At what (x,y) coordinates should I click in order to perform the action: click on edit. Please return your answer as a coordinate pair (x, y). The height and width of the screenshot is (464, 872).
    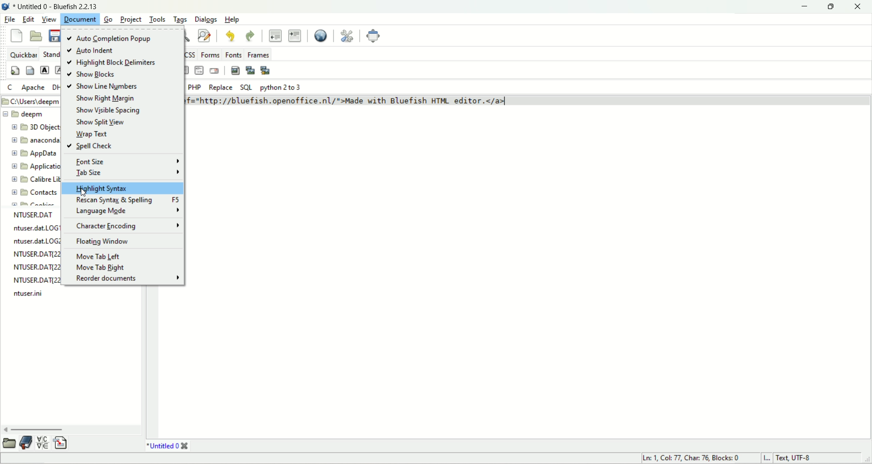
    Looking at the image, I should click on (30, 20).